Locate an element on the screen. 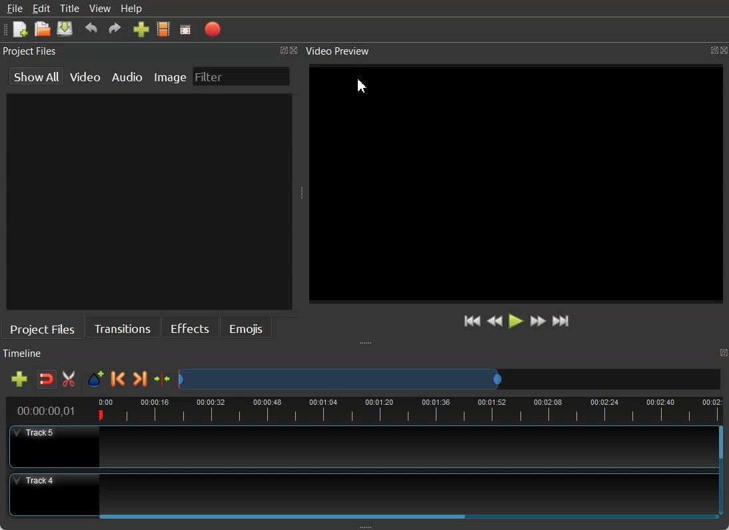  Video Preview is located at coordinates (339, 51).